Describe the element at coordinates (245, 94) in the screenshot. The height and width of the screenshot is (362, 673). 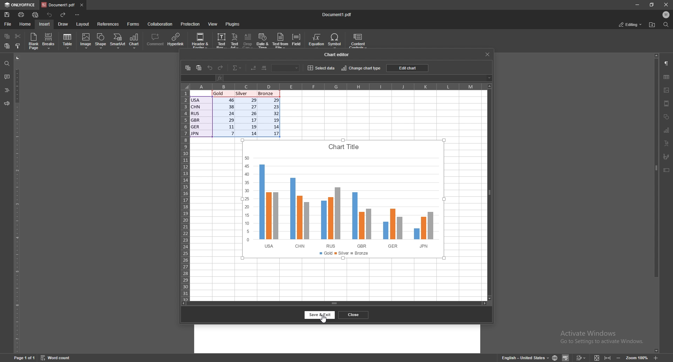
I see `silver` at that location.